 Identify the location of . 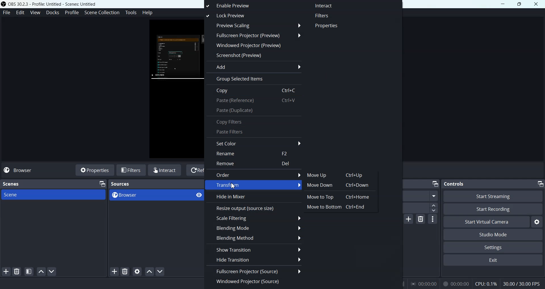
(254, 259).